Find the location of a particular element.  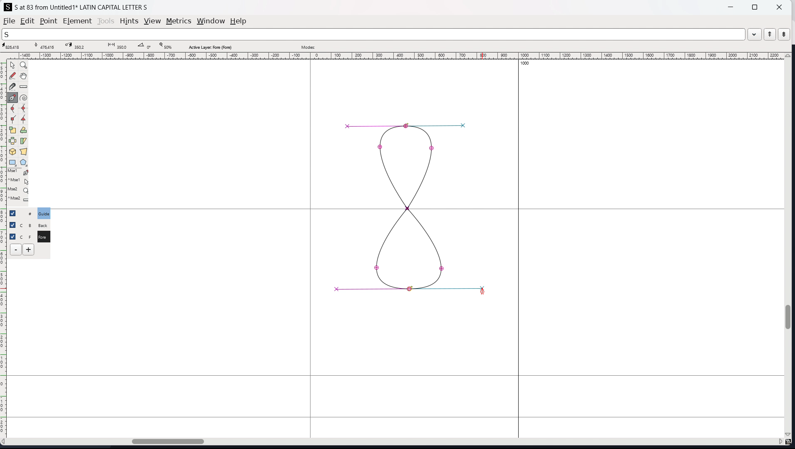

1000 is located at coordinates (527, 64).